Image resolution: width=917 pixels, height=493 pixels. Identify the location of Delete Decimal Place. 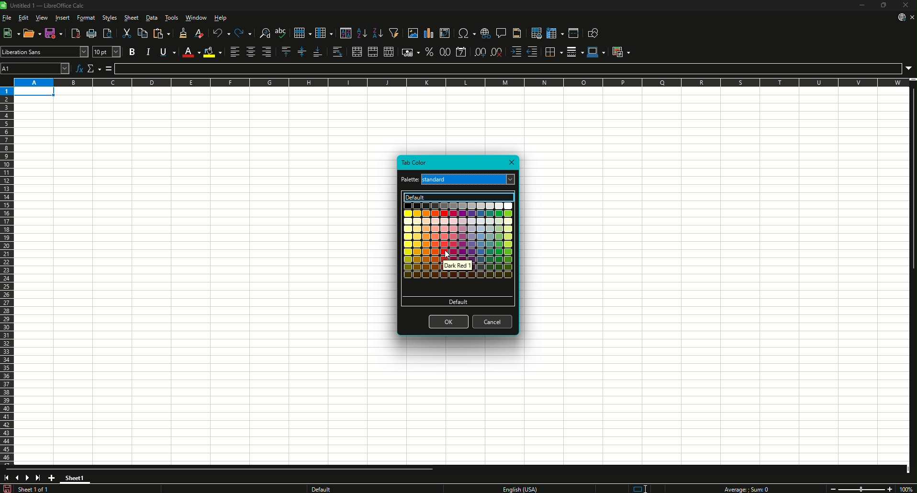
(497, 52).